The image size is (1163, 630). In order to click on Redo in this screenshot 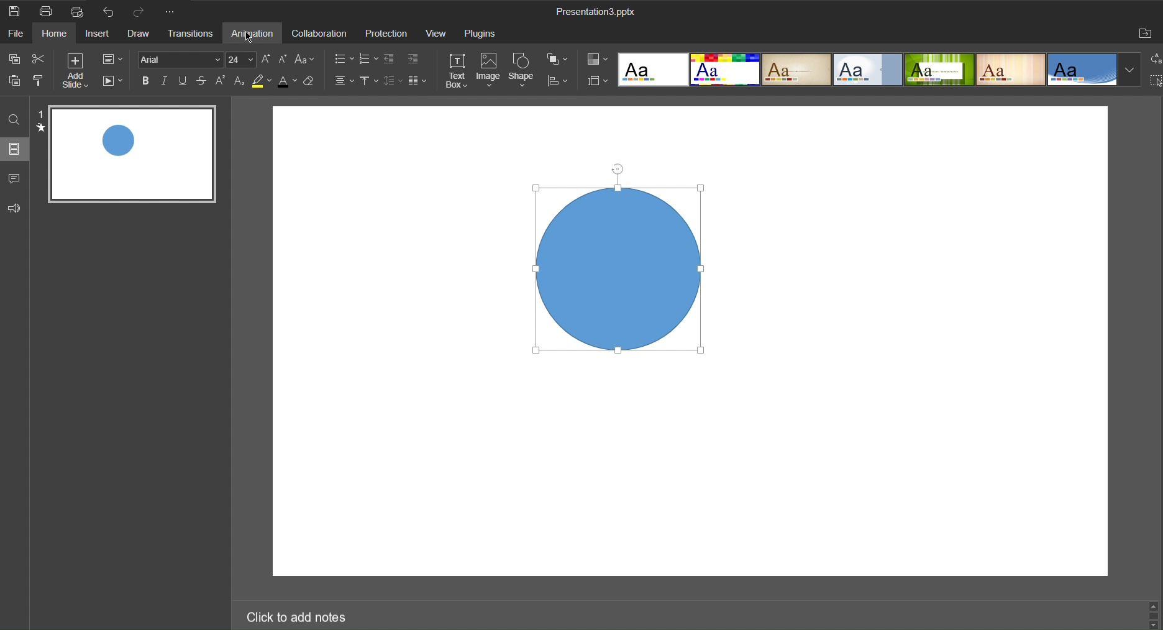, I will do `click(137, 12)`.